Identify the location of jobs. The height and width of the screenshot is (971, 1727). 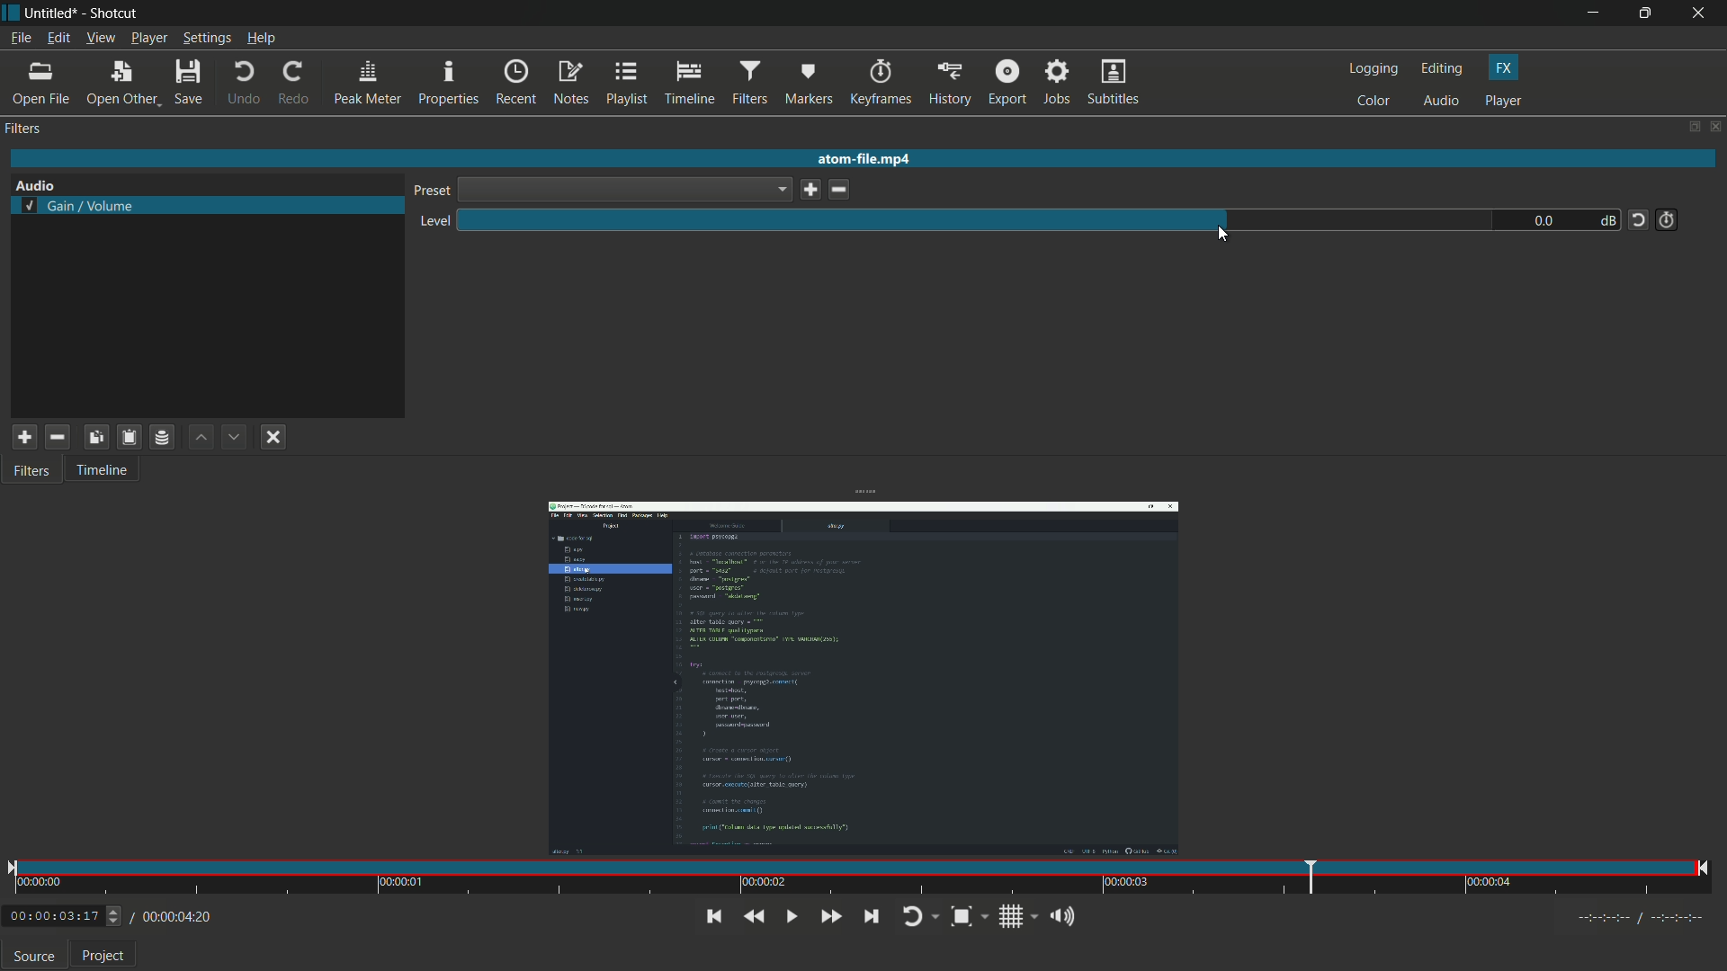
(1059, 84).